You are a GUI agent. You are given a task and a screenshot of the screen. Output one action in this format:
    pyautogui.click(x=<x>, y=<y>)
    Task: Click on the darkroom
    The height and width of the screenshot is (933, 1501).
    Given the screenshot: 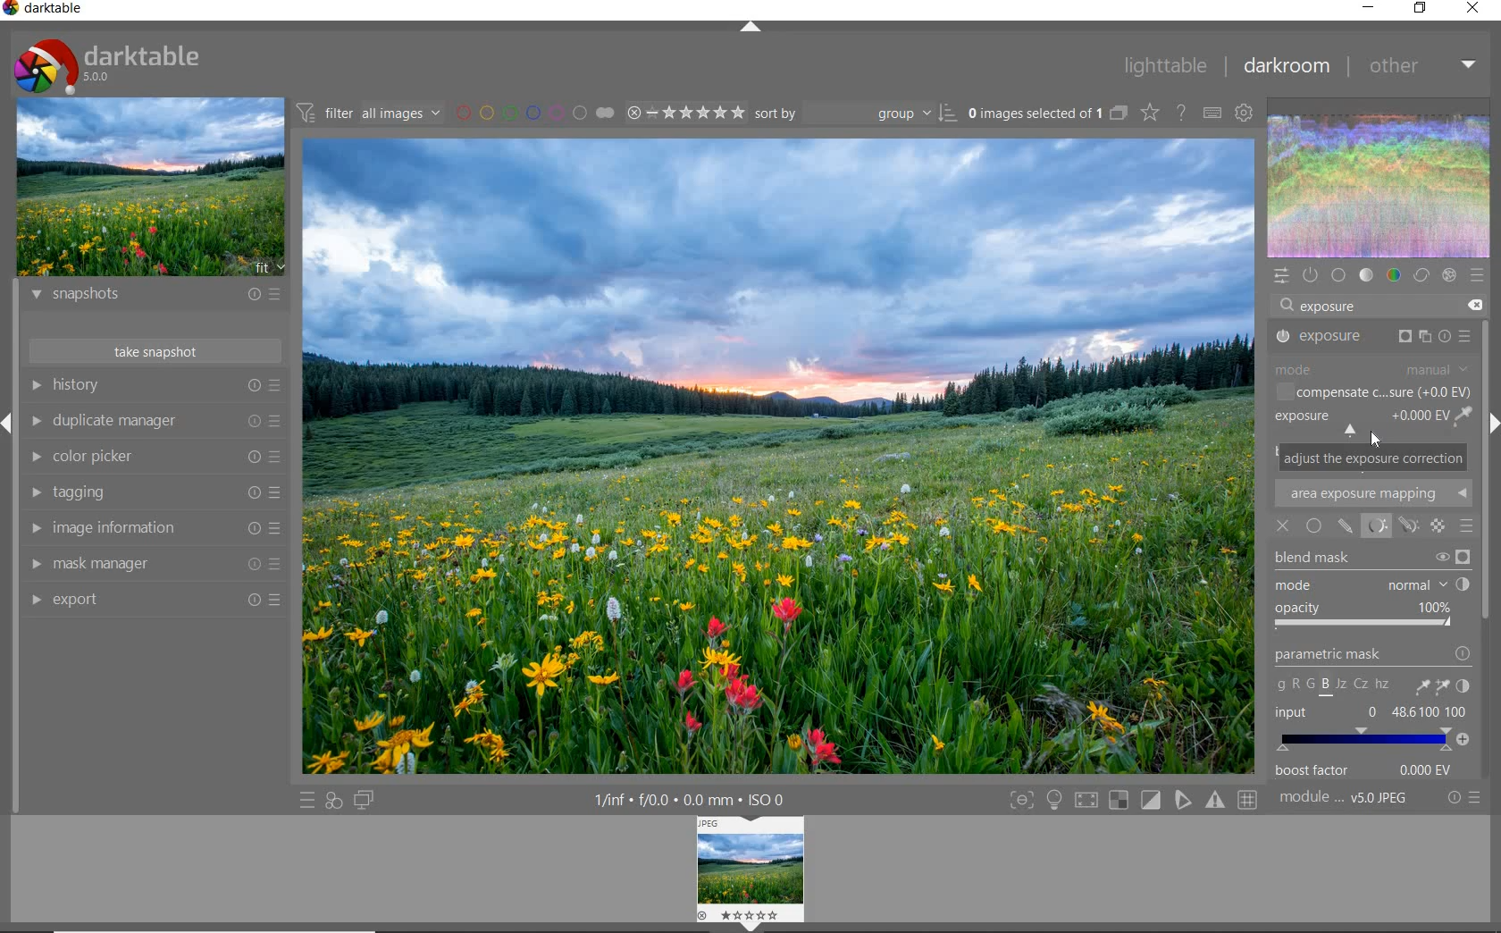 What is the action you would take?
    pyautogui.click(x=1289, y=66)
    